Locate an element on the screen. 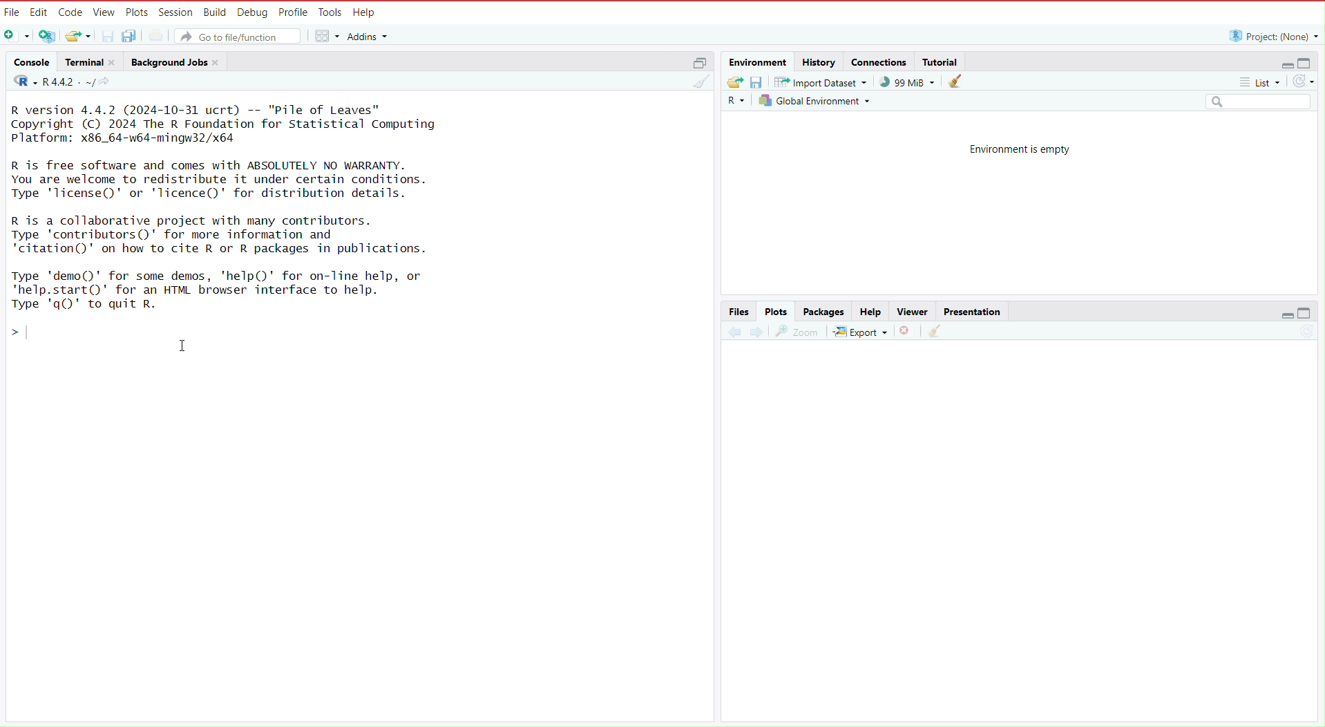 This screenshot has height=727, width=1325. R version 4.4.2 (2024-10-31 ucrt) -- "Pile of Leaves"
Copyright (C) 2024 The R Foundation for Statistical Computing
Platform: x86_64-w64-mingw32/x64 is located at coordinates (227, 123).